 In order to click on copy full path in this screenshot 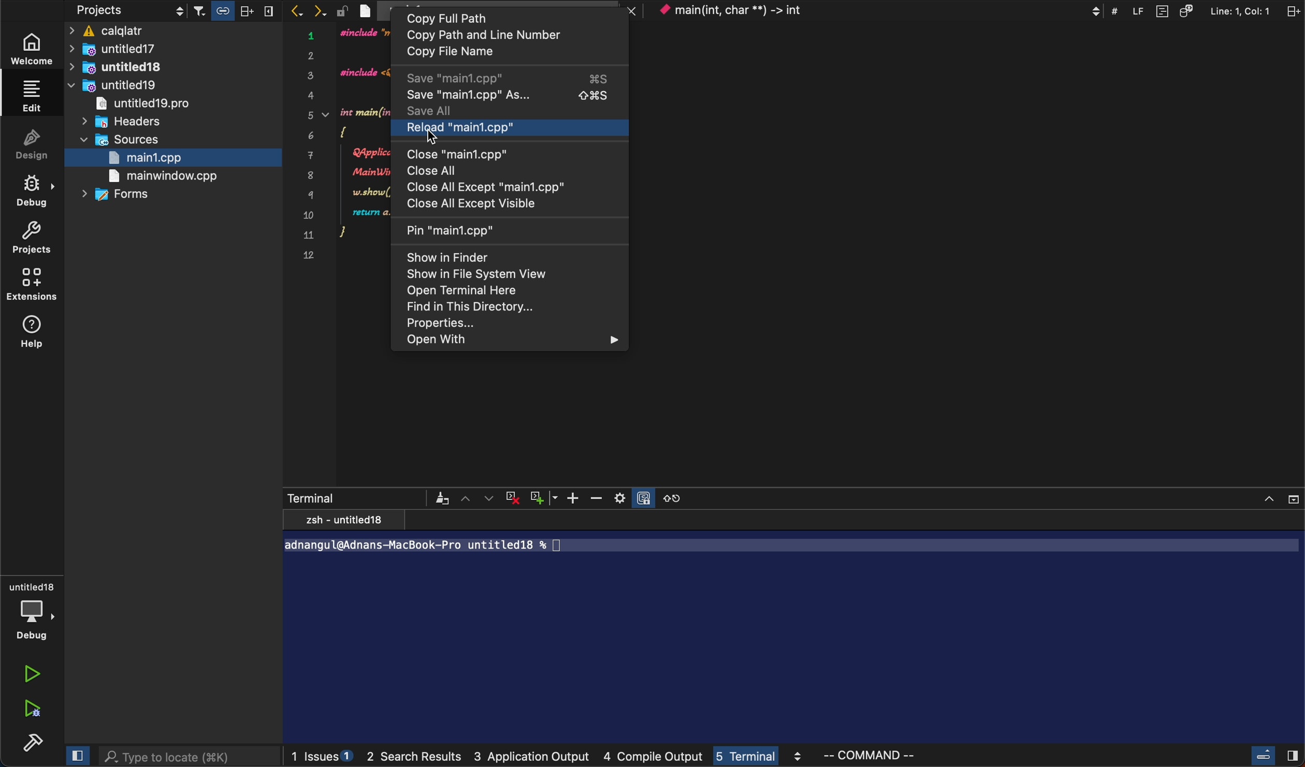, I will do `click(471, 18)`.